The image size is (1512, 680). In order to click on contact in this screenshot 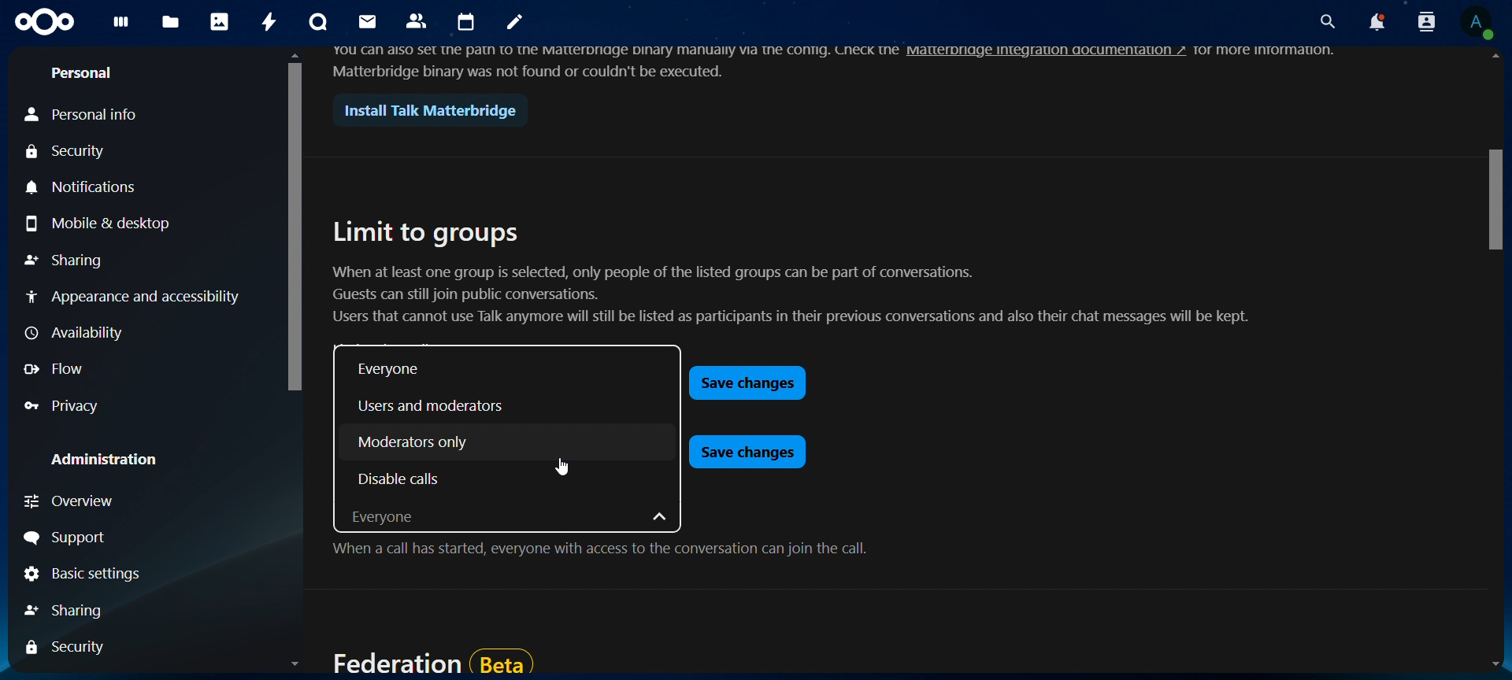, I will do `click(420, 22)`.